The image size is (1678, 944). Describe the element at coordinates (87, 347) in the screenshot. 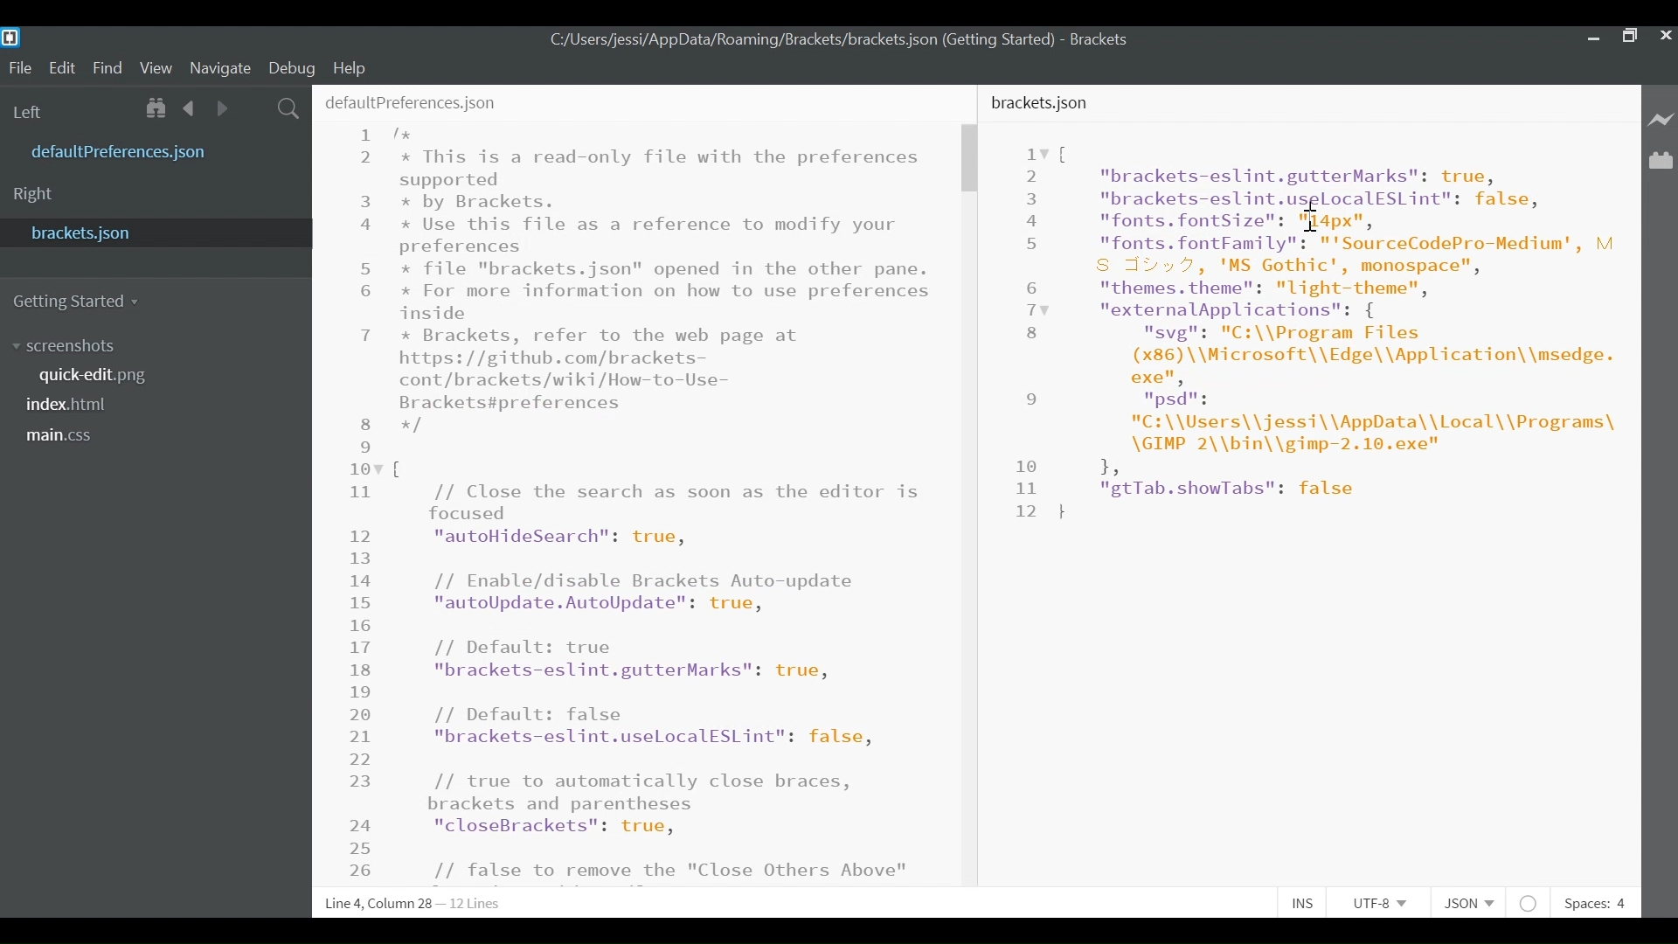

I see `screenshot` at that location.